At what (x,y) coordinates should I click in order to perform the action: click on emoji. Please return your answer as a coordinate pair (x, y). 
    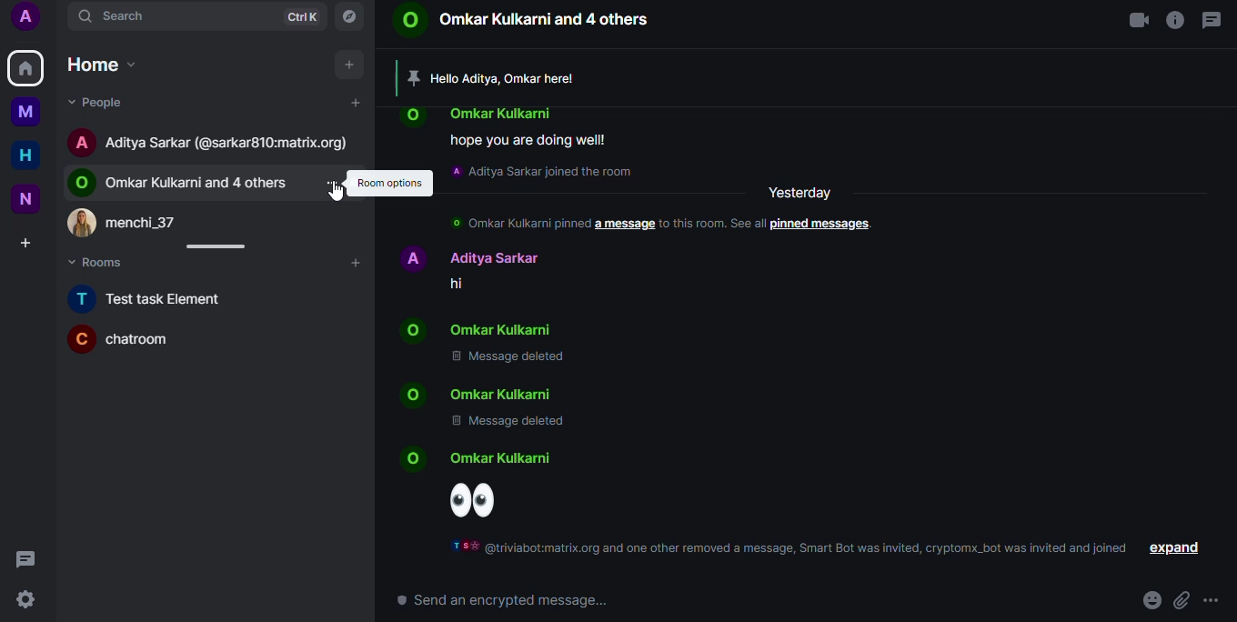
    Looking at the image, I should click on (1149, 601).